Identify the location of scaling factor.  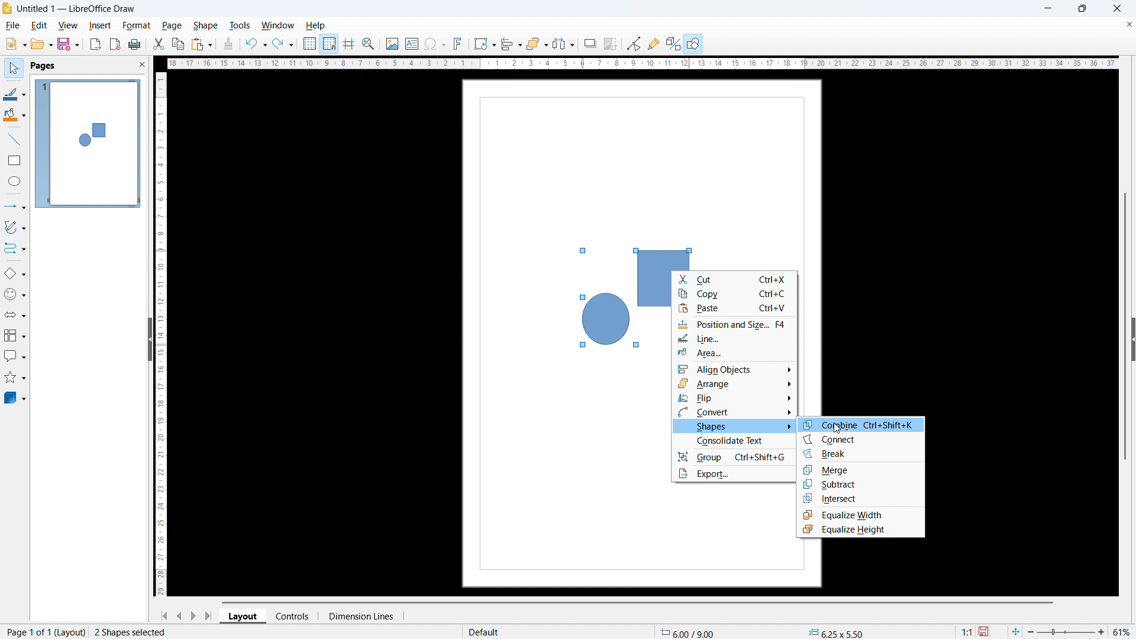
(968, 631).